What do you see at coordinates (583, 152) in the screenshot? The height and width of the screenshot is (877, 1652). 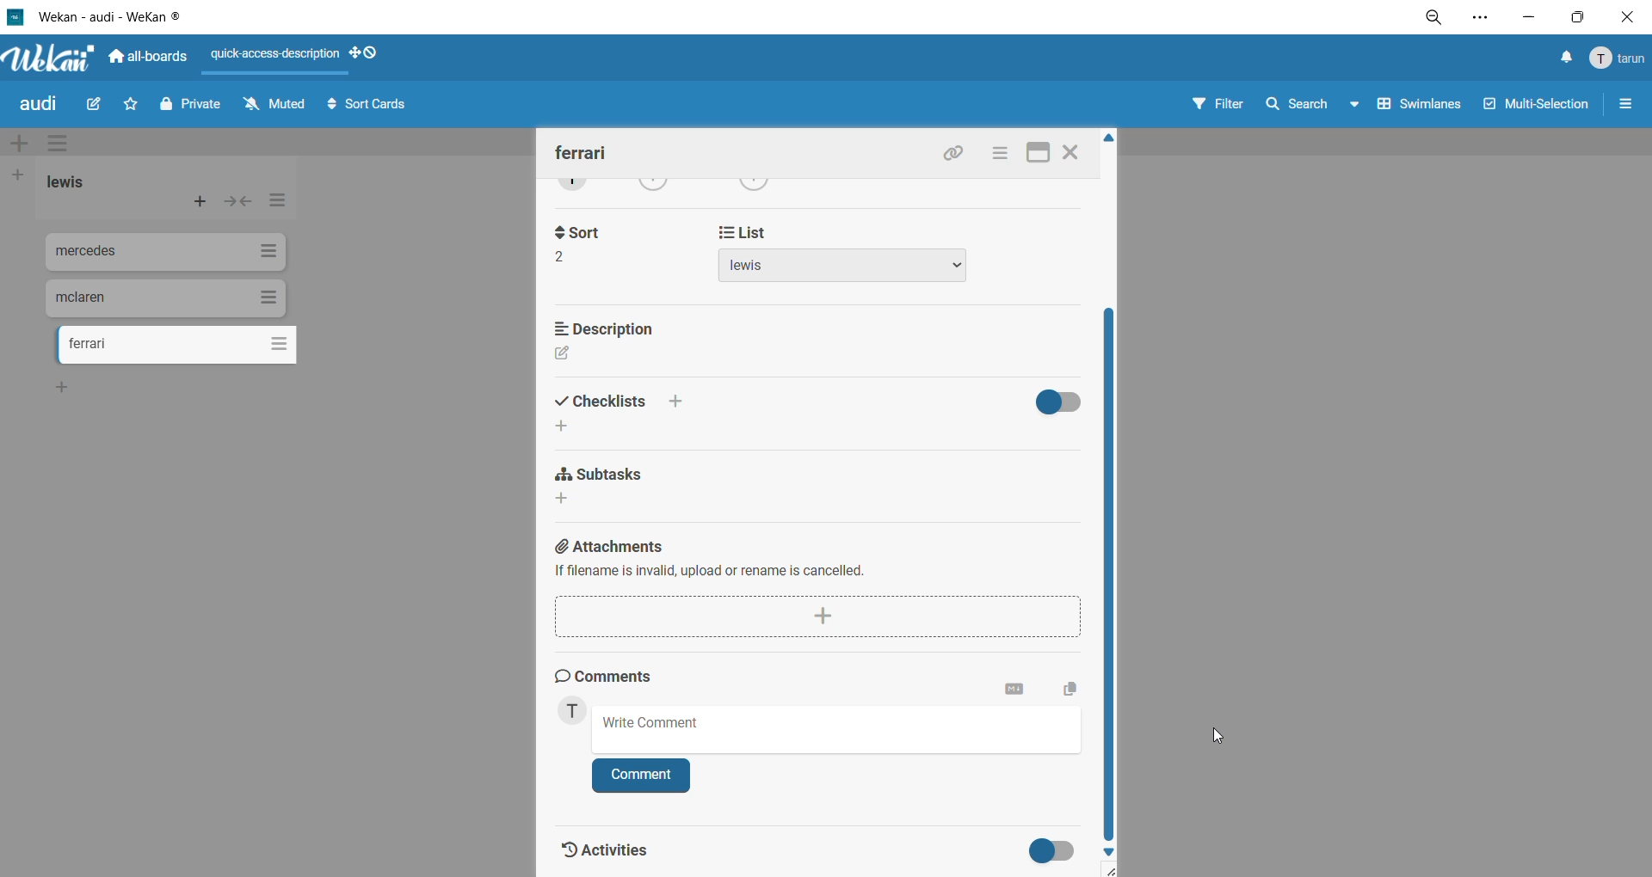 I see `card title` at bounding box center [583, 152].